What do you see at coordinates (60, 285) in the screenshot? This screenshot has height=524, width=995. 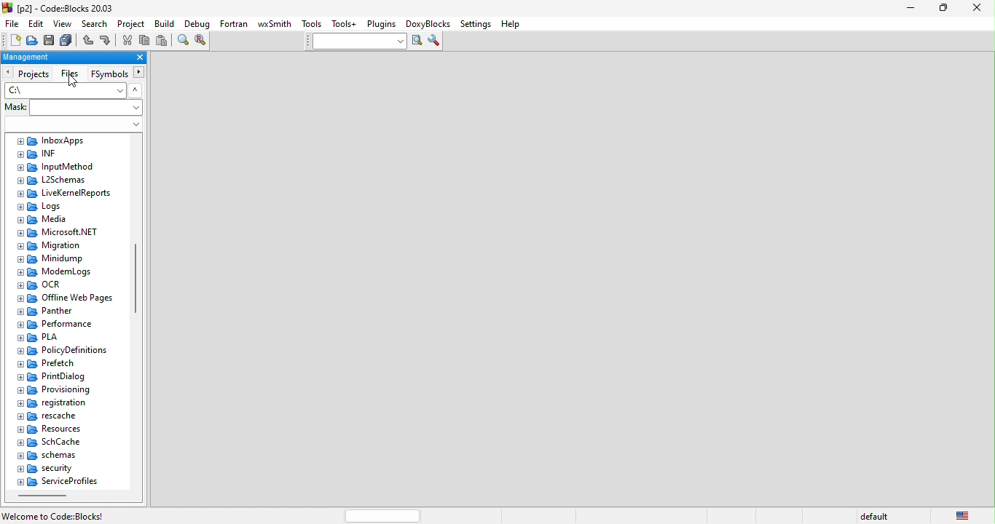 I see `ocr` at bounding box center [60, 285].